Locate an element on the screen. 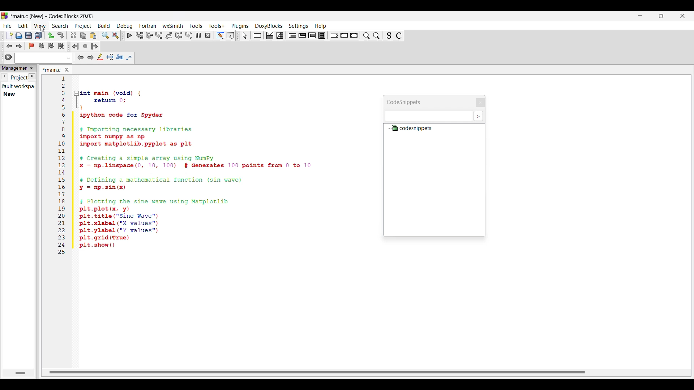  Run to cursor is located at coordinates (140, 35).